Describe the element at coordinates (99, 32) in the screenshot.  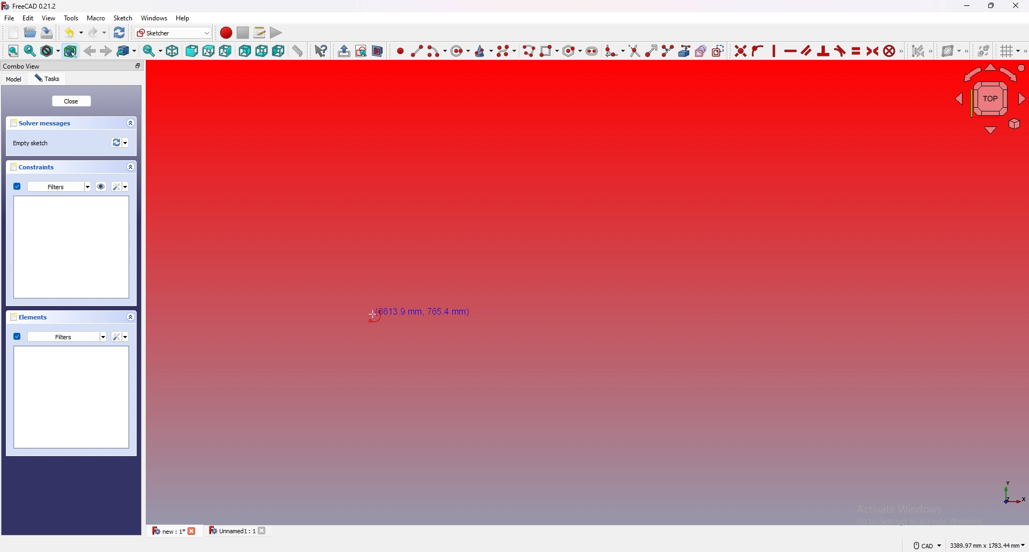
I see `redo` at that location.